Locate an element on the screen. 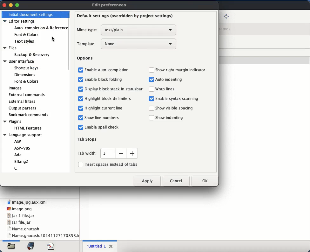  cancel is located at coordinates (176, 181).